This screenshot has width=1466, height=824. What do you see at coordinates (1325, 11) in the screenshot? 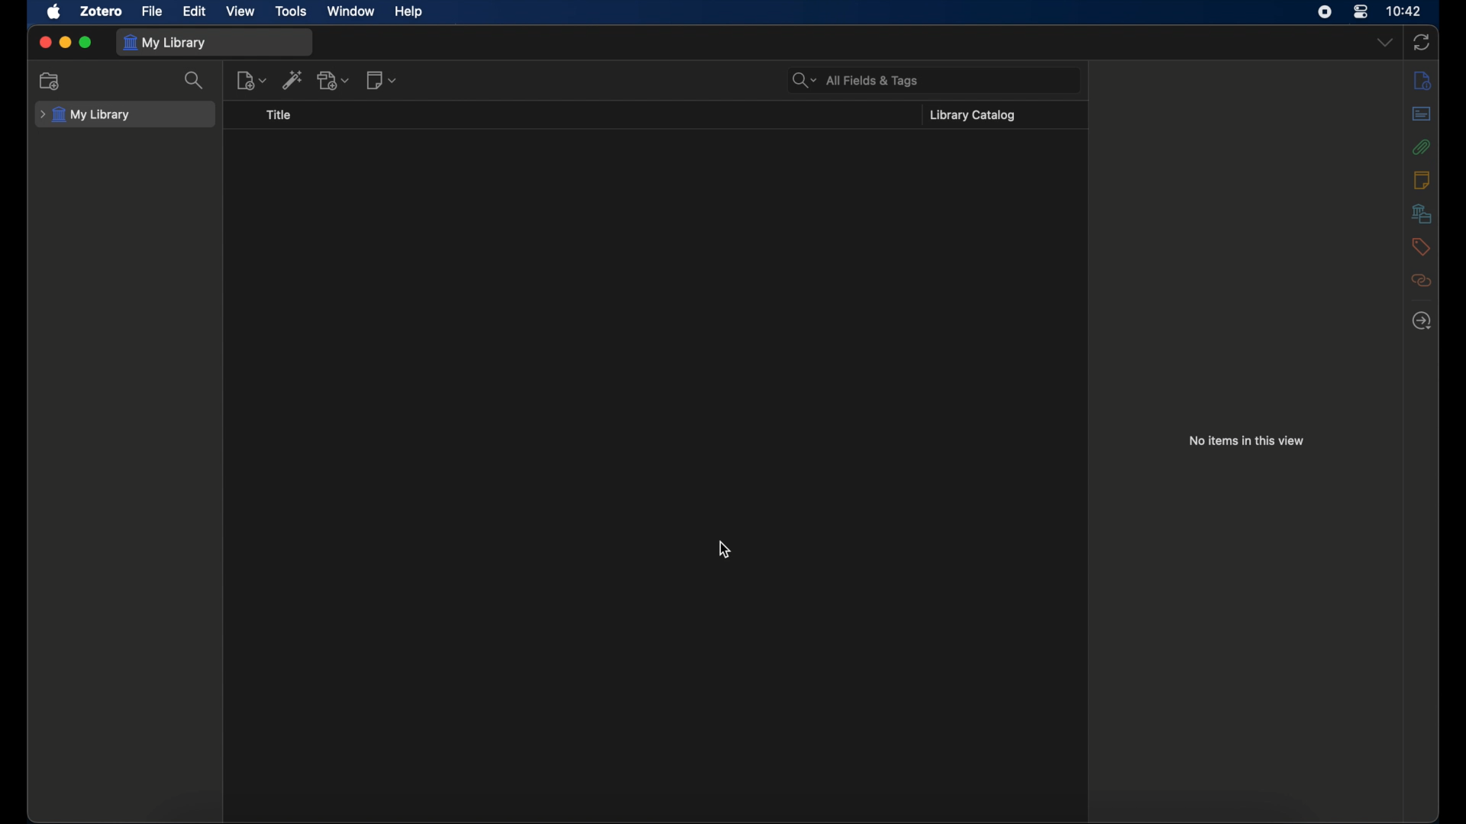
I see `screen recorder` at bounding box center [1325, 11].